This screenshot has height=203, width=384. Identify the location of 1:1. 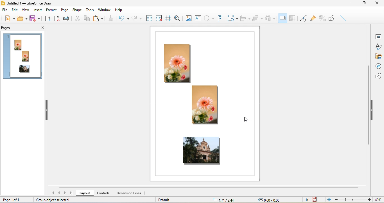
(305, 200).